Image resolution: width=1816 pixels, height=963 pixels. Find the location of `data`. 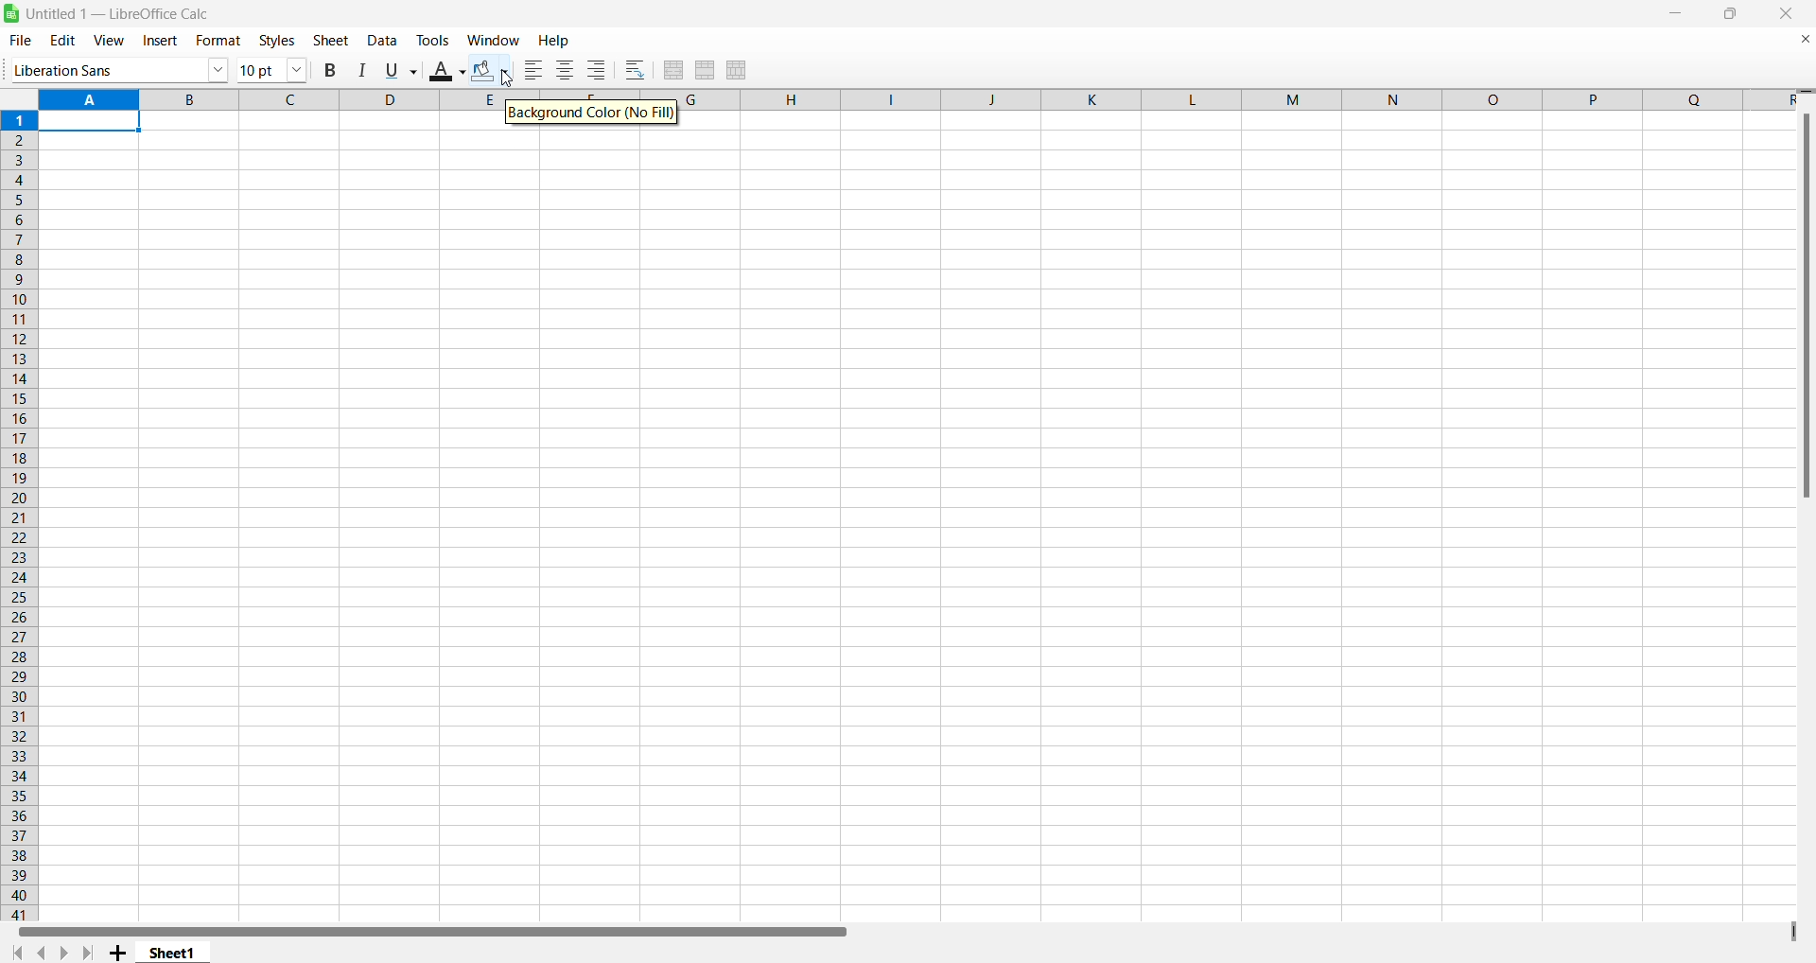

data is located at coordinates (383, 42).